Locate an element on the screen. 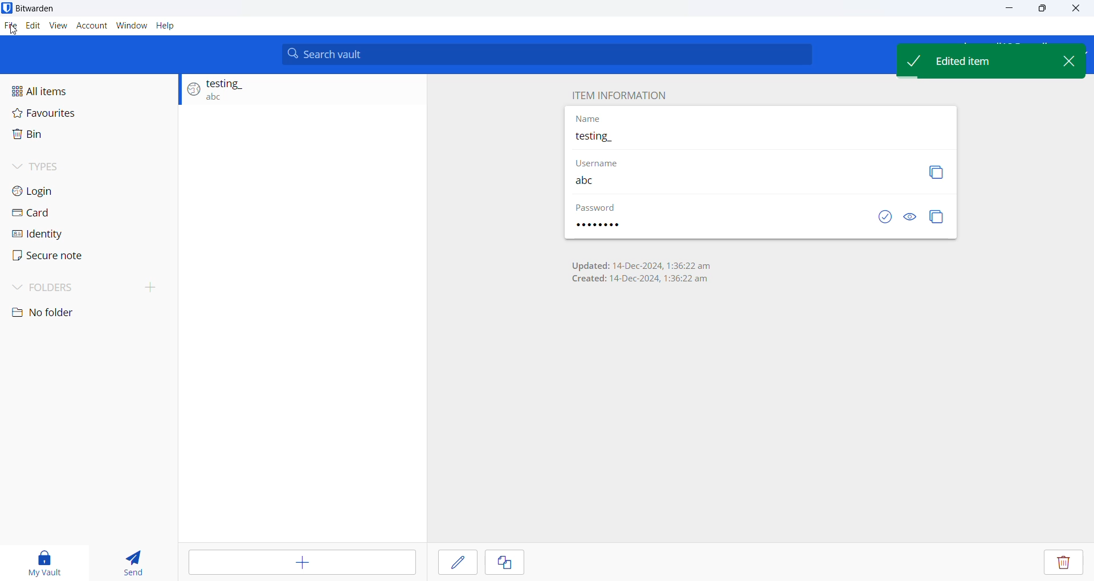 This screenshot has height=581, width=1094. Name heading is located at coordinates (589, 119).